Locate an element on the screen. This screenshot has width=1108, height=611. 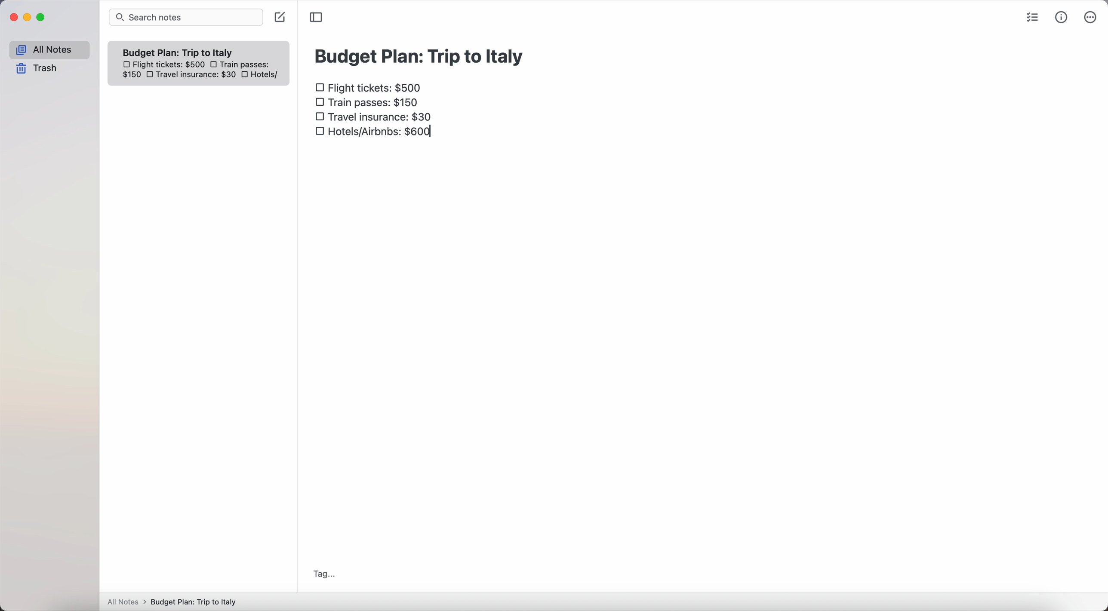
flight tickets: $500 checkbox is located at coordinates (371, 89).